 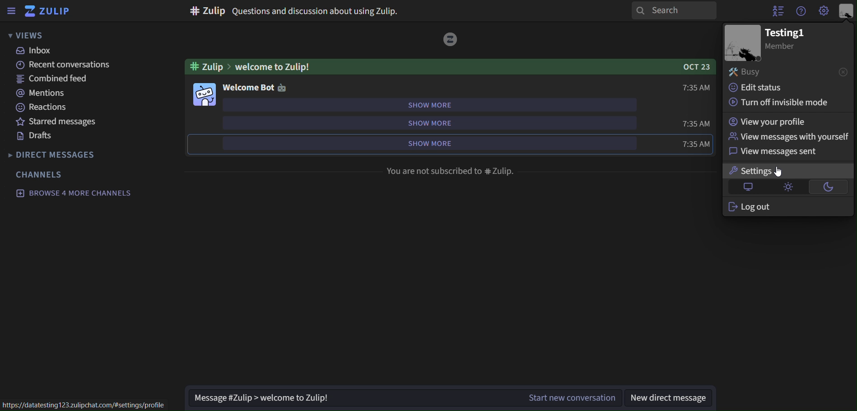 What do you see at coordinates (789, 206) in the screenshot?
I see `log out` at bounding box center [789, 206].